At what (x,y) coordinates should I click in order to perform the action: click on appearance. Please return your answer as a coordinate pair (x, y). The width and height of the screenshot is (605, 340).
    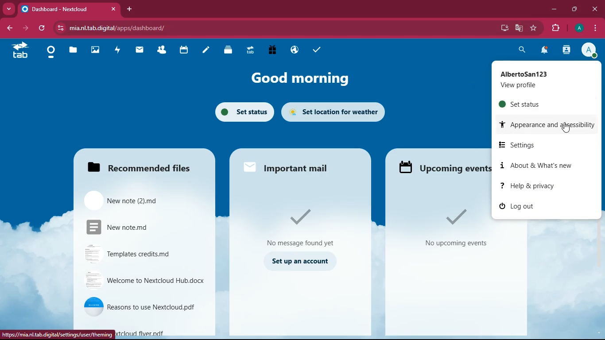
    Looking at the image, I should click on (547, 123).